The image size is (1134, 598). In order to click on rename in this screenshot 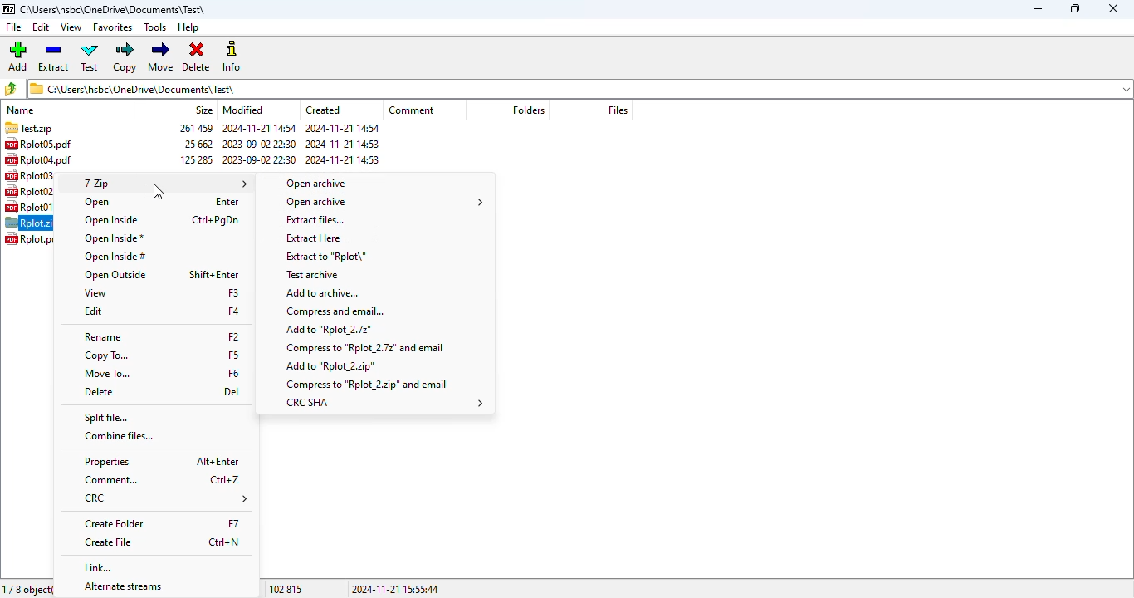, I will do `click(102, 337)`.